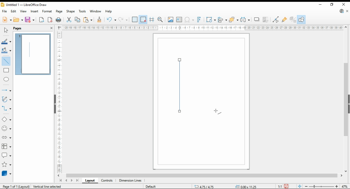  I want to click on move up, so click(346, 27).